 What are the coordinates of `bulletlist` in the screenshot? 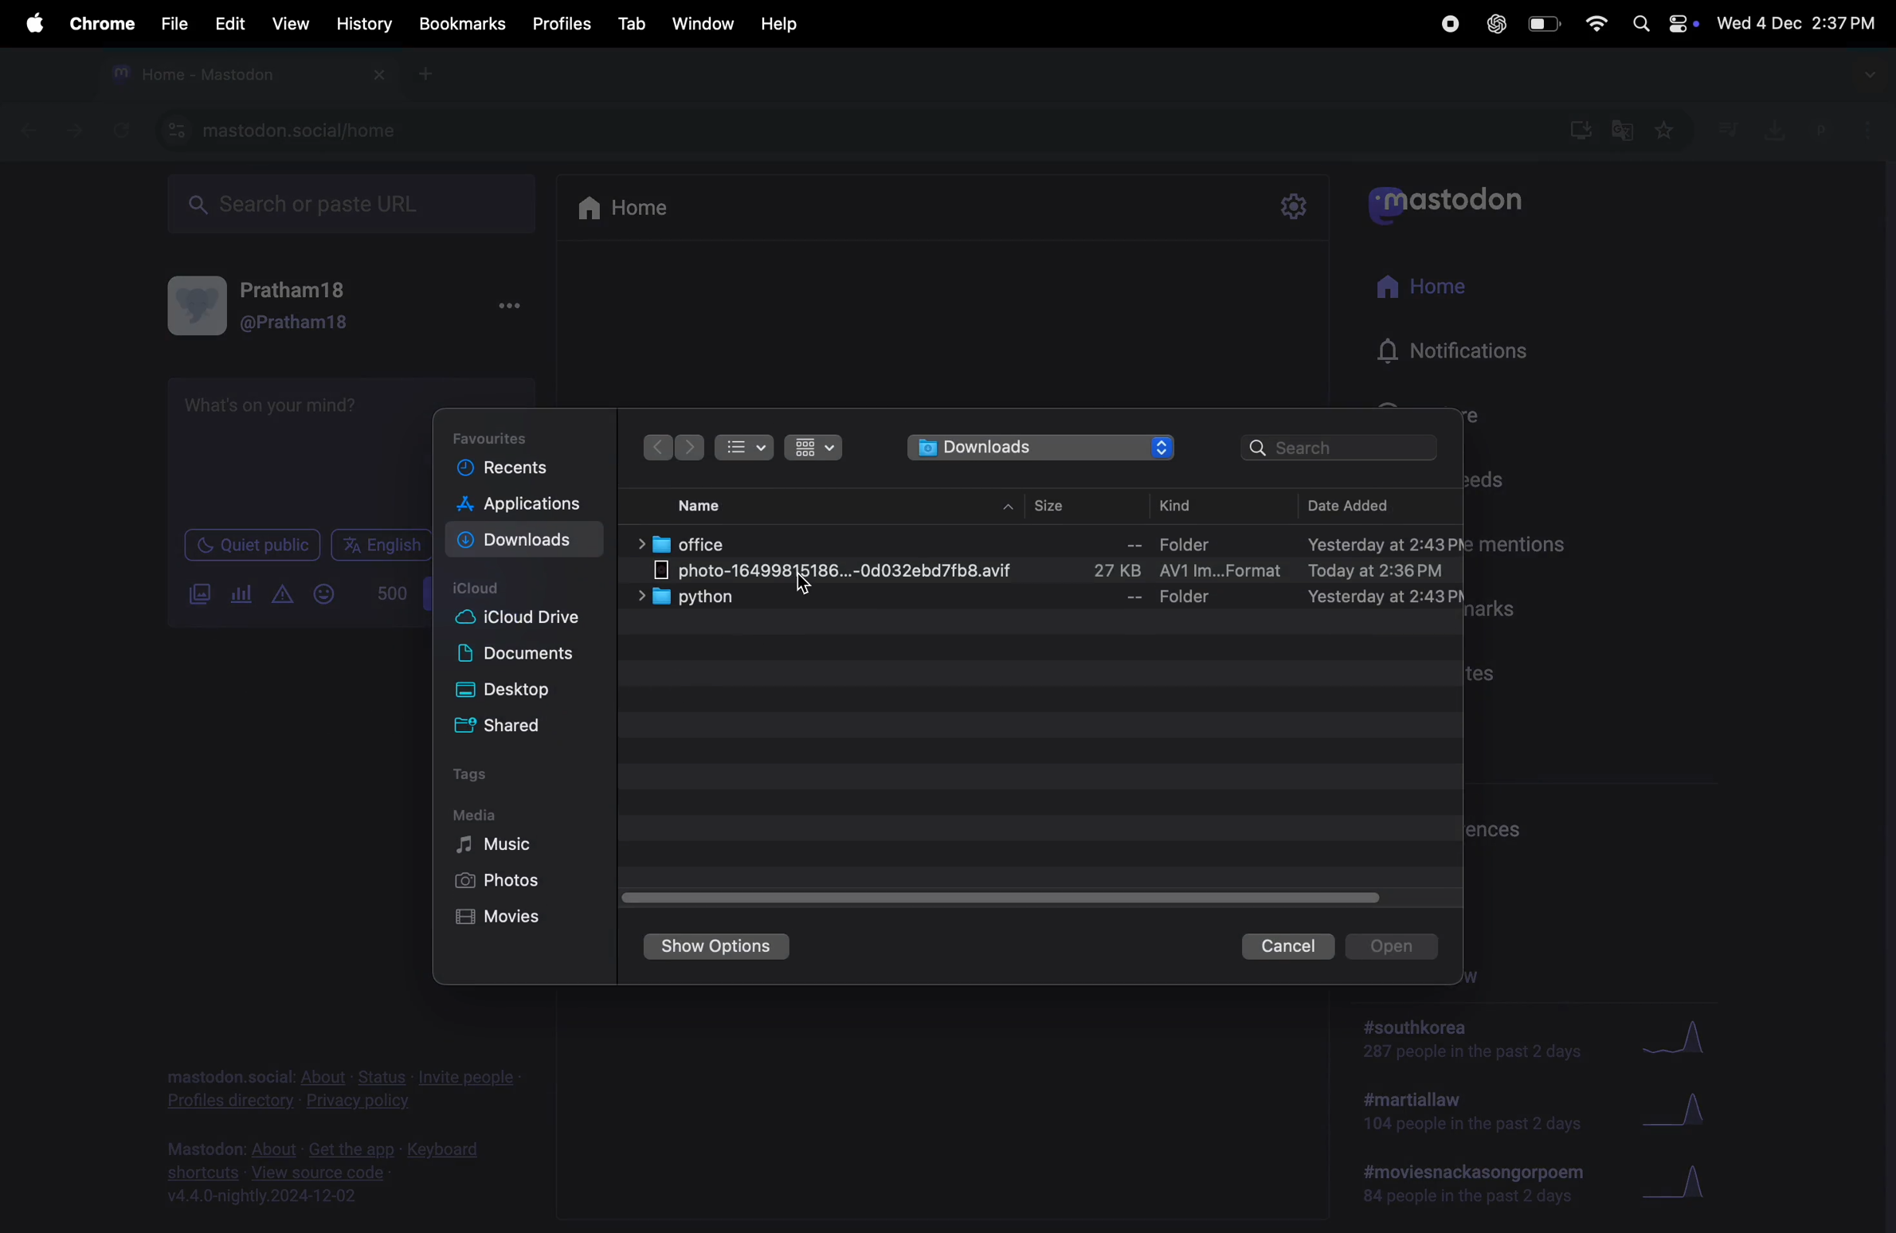 It's located at (742, 444).